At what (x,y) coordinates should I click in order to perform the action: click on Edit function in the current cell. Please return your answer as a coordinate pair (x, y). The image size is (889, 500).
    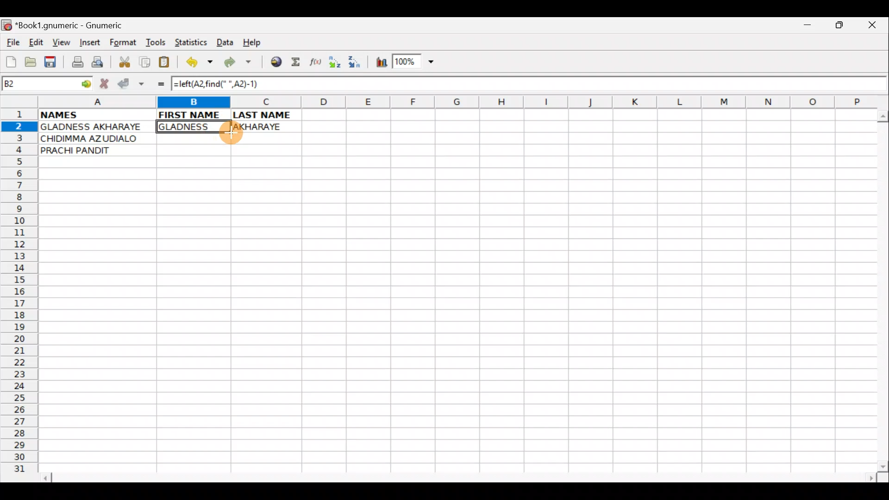
    Looking at the image, I should click on (317, 64).